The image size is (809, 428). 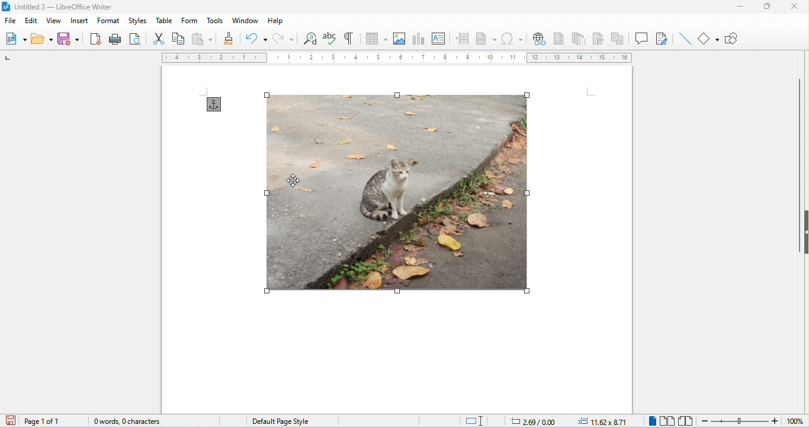 I want to click on insert endnote, so click(x=581, y=39).